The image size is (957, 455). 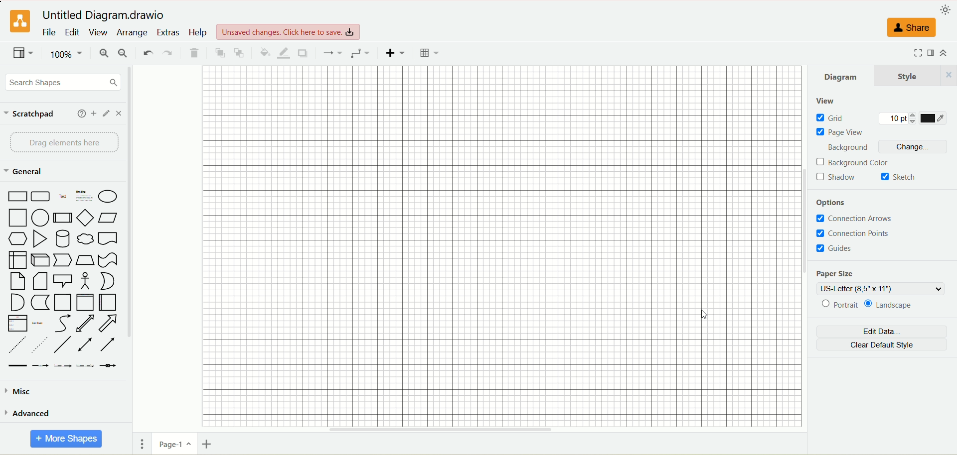 What do you see at coordinates (935, 118) in the screenshot?
I see `color` at bounding box center [935, 118].